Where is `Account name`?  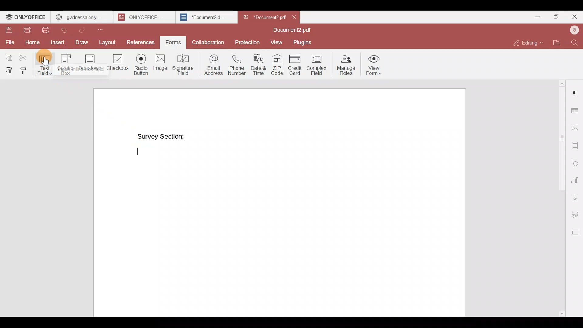
Account name is located at coordinates (574, 30).